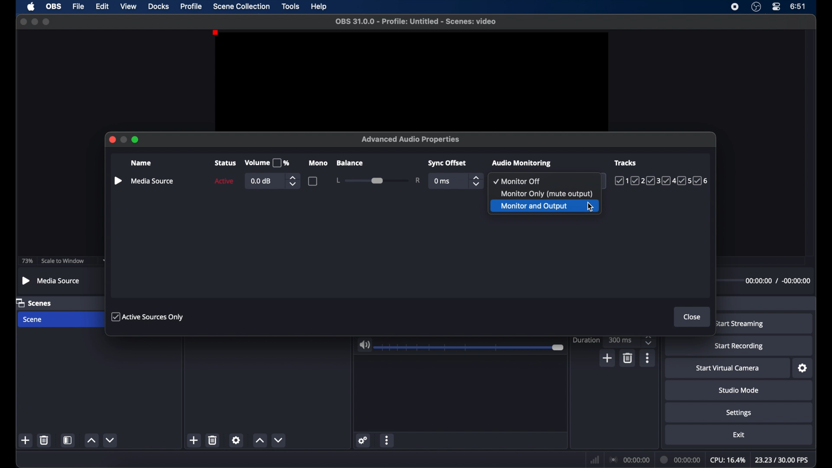 This screenshot has width=832, height=468. What do you see at coordinates (364, 345) in the screenshot?
I see `volume` at bounding box center [364, 345].